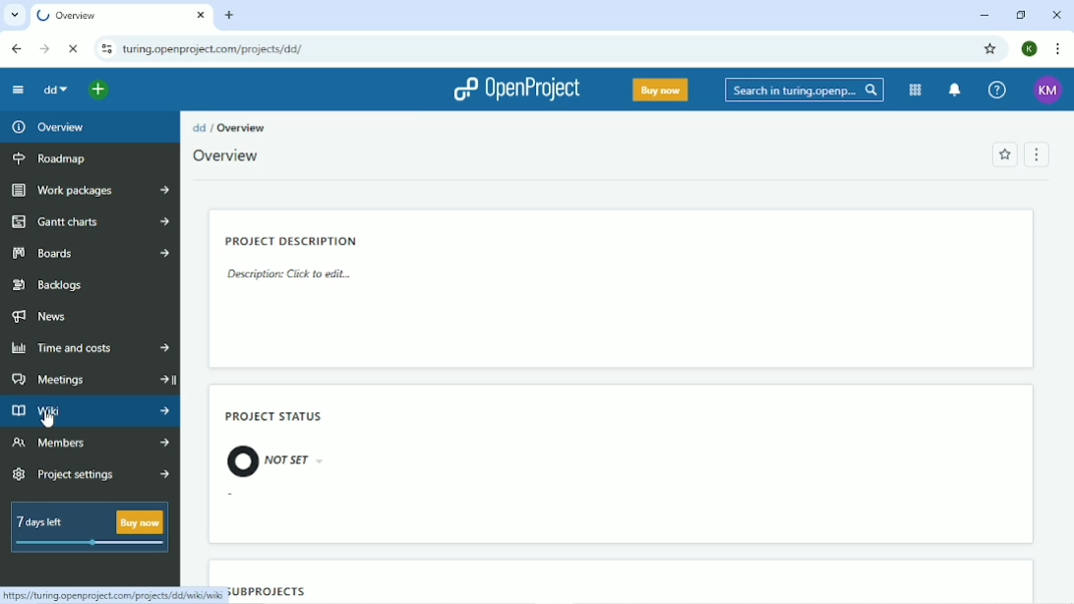 Image resolution: width=1074 pixels, height=604 pixels. I want to click on Customize and control google chrome, so click(1056, 49).